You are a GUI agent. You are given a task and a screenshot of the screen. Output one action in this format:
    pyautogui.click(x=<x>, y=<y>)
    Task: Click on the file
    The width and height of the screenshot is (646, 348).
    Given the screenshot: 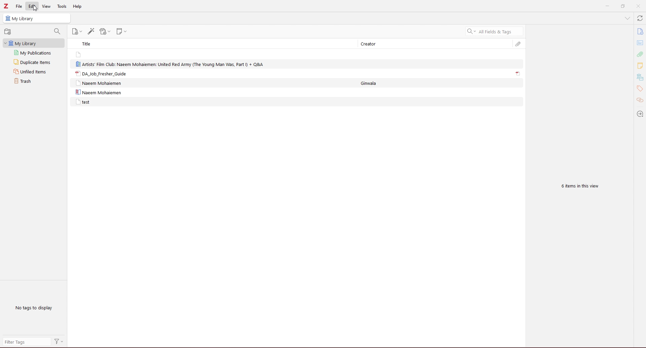 What is the action you would take?
    pyautogui.click(x=19, y=6)
    